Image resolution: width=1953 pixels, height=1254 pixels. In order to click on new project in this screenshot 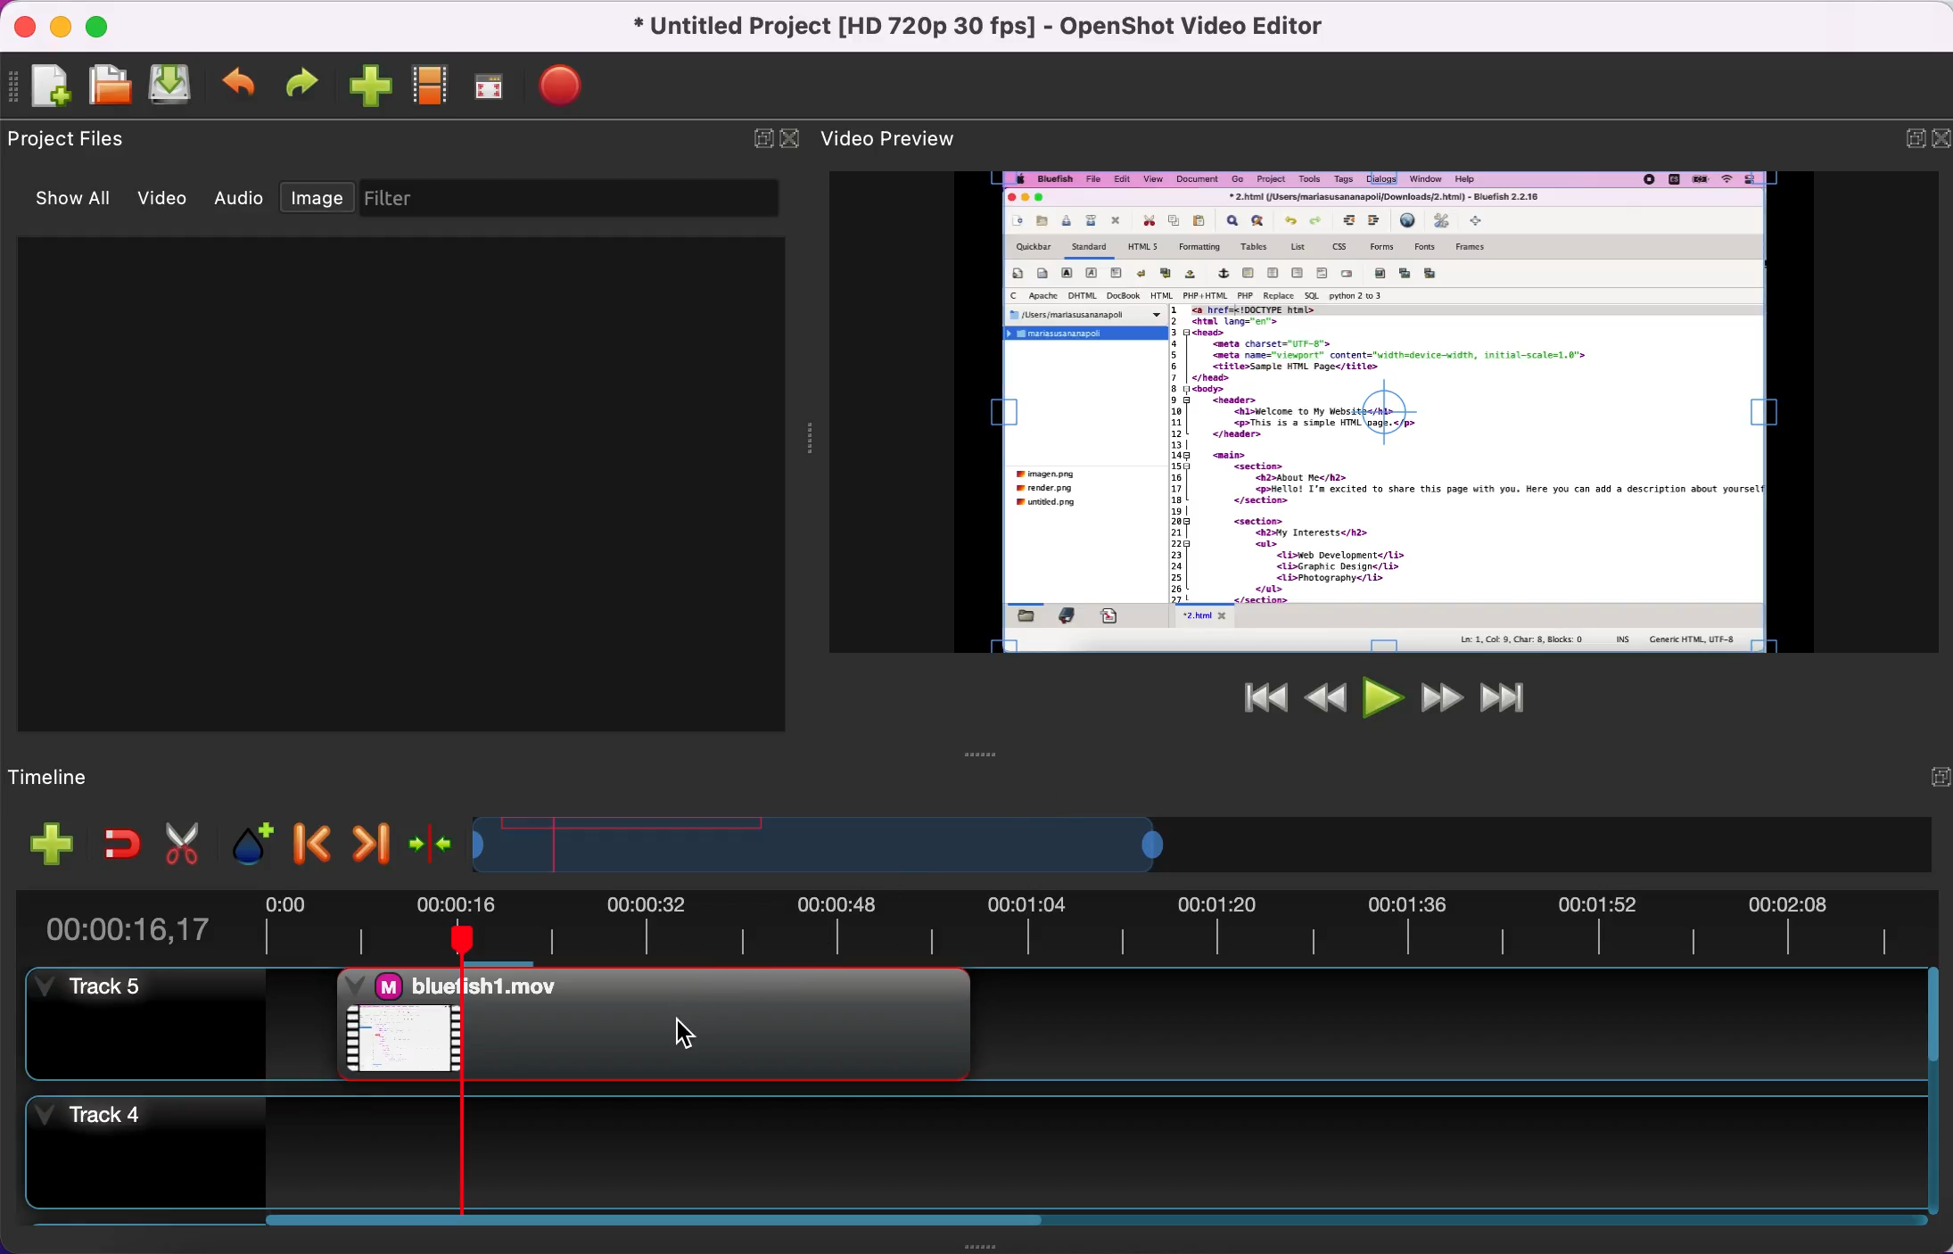, I will do `click(51, 89)`.